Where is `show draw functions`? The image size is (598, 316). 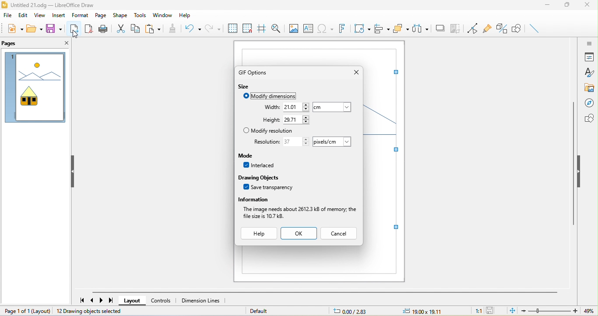 show draw functions is located at coordinates (517, 29).